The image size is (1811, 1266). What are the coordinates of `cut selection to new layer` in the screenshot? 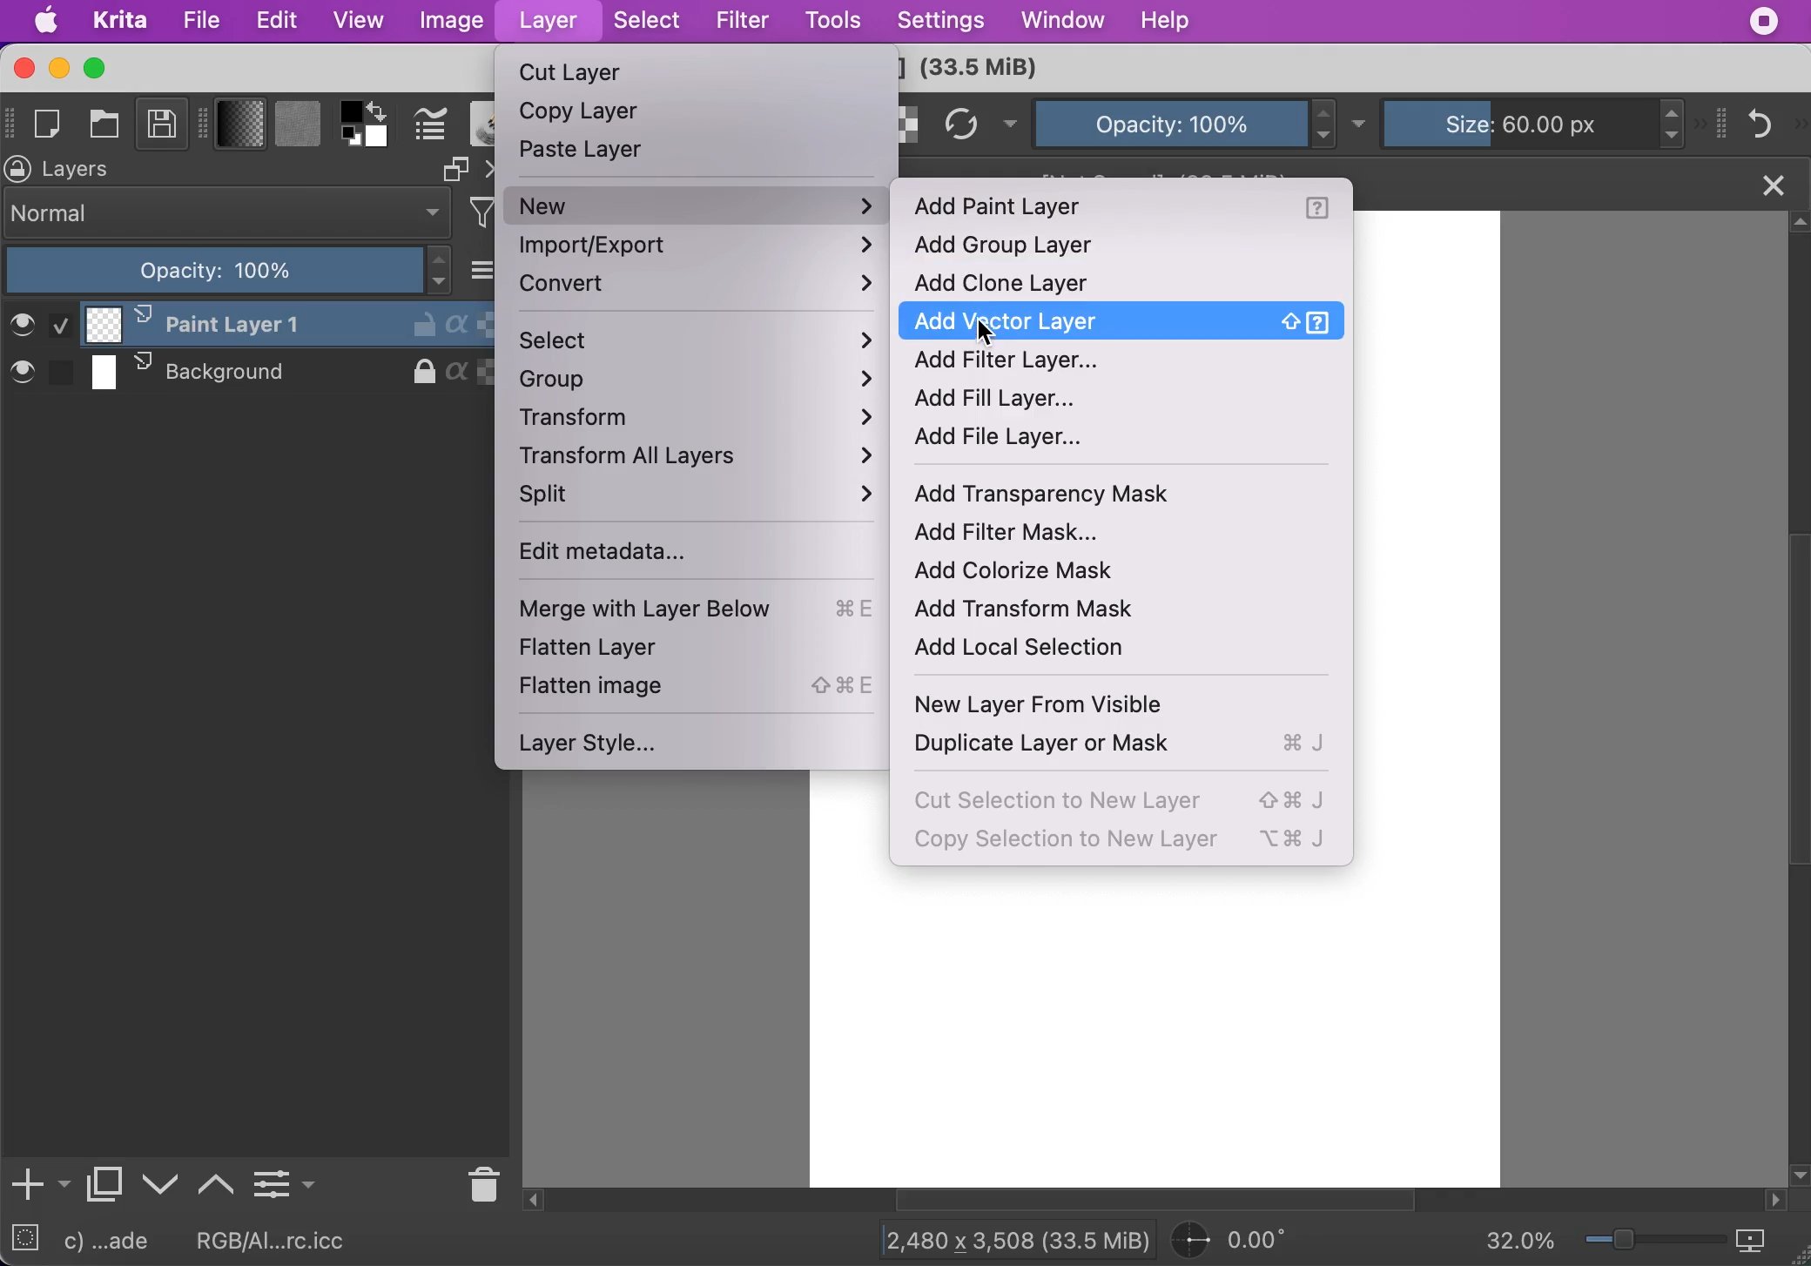 It's located at (1123, 798).